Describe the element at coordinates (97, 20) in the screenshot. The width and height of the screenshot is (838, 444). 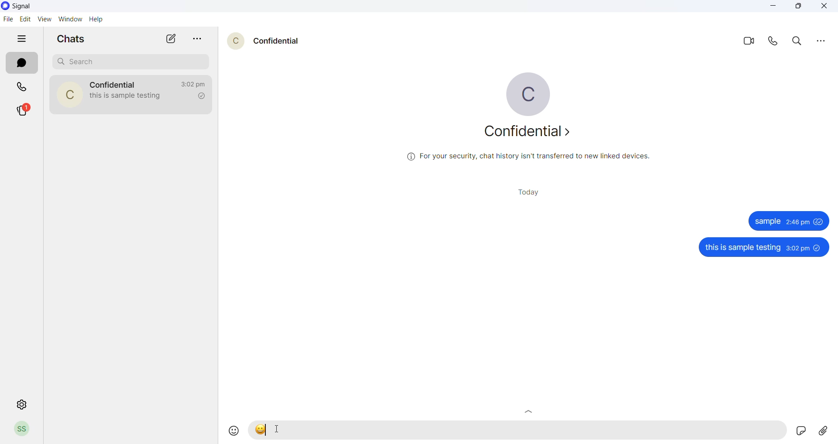
I see `help` at that location.